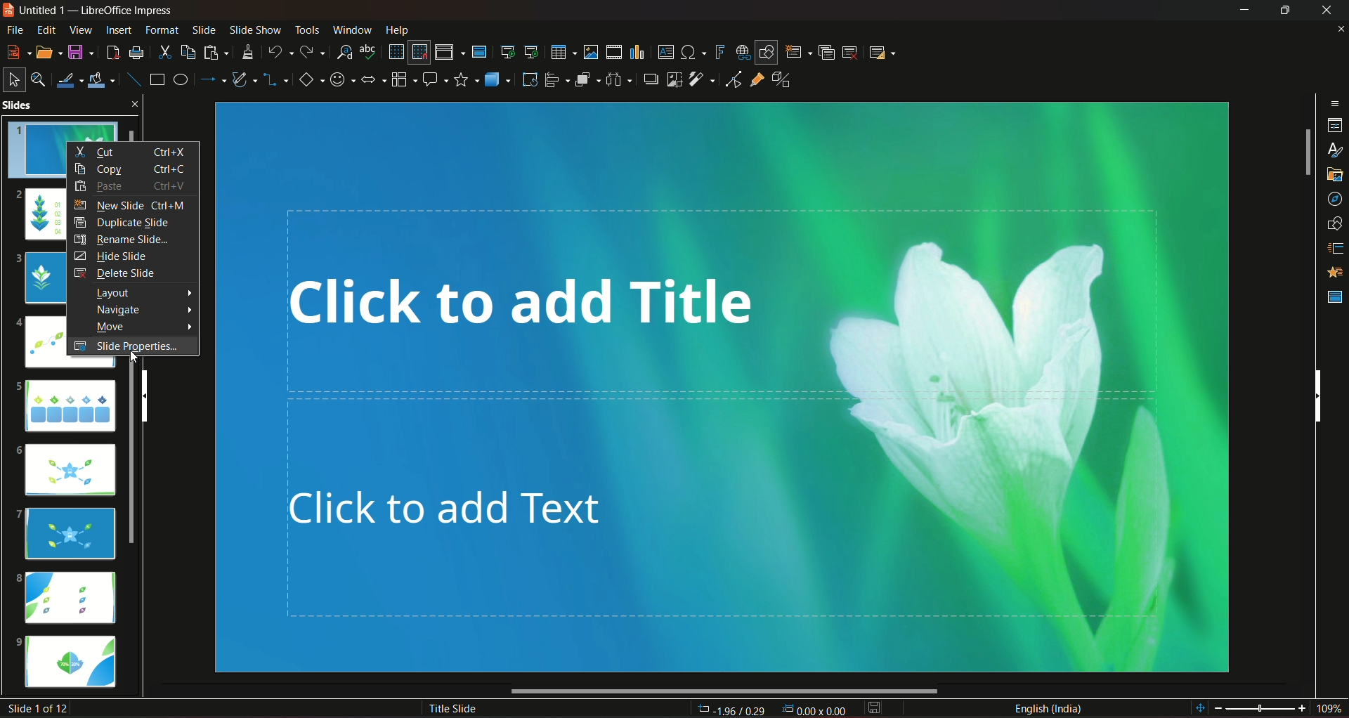  Describe the element at coordinates (314, 51) in the screenshot. I see `redo` at that location.